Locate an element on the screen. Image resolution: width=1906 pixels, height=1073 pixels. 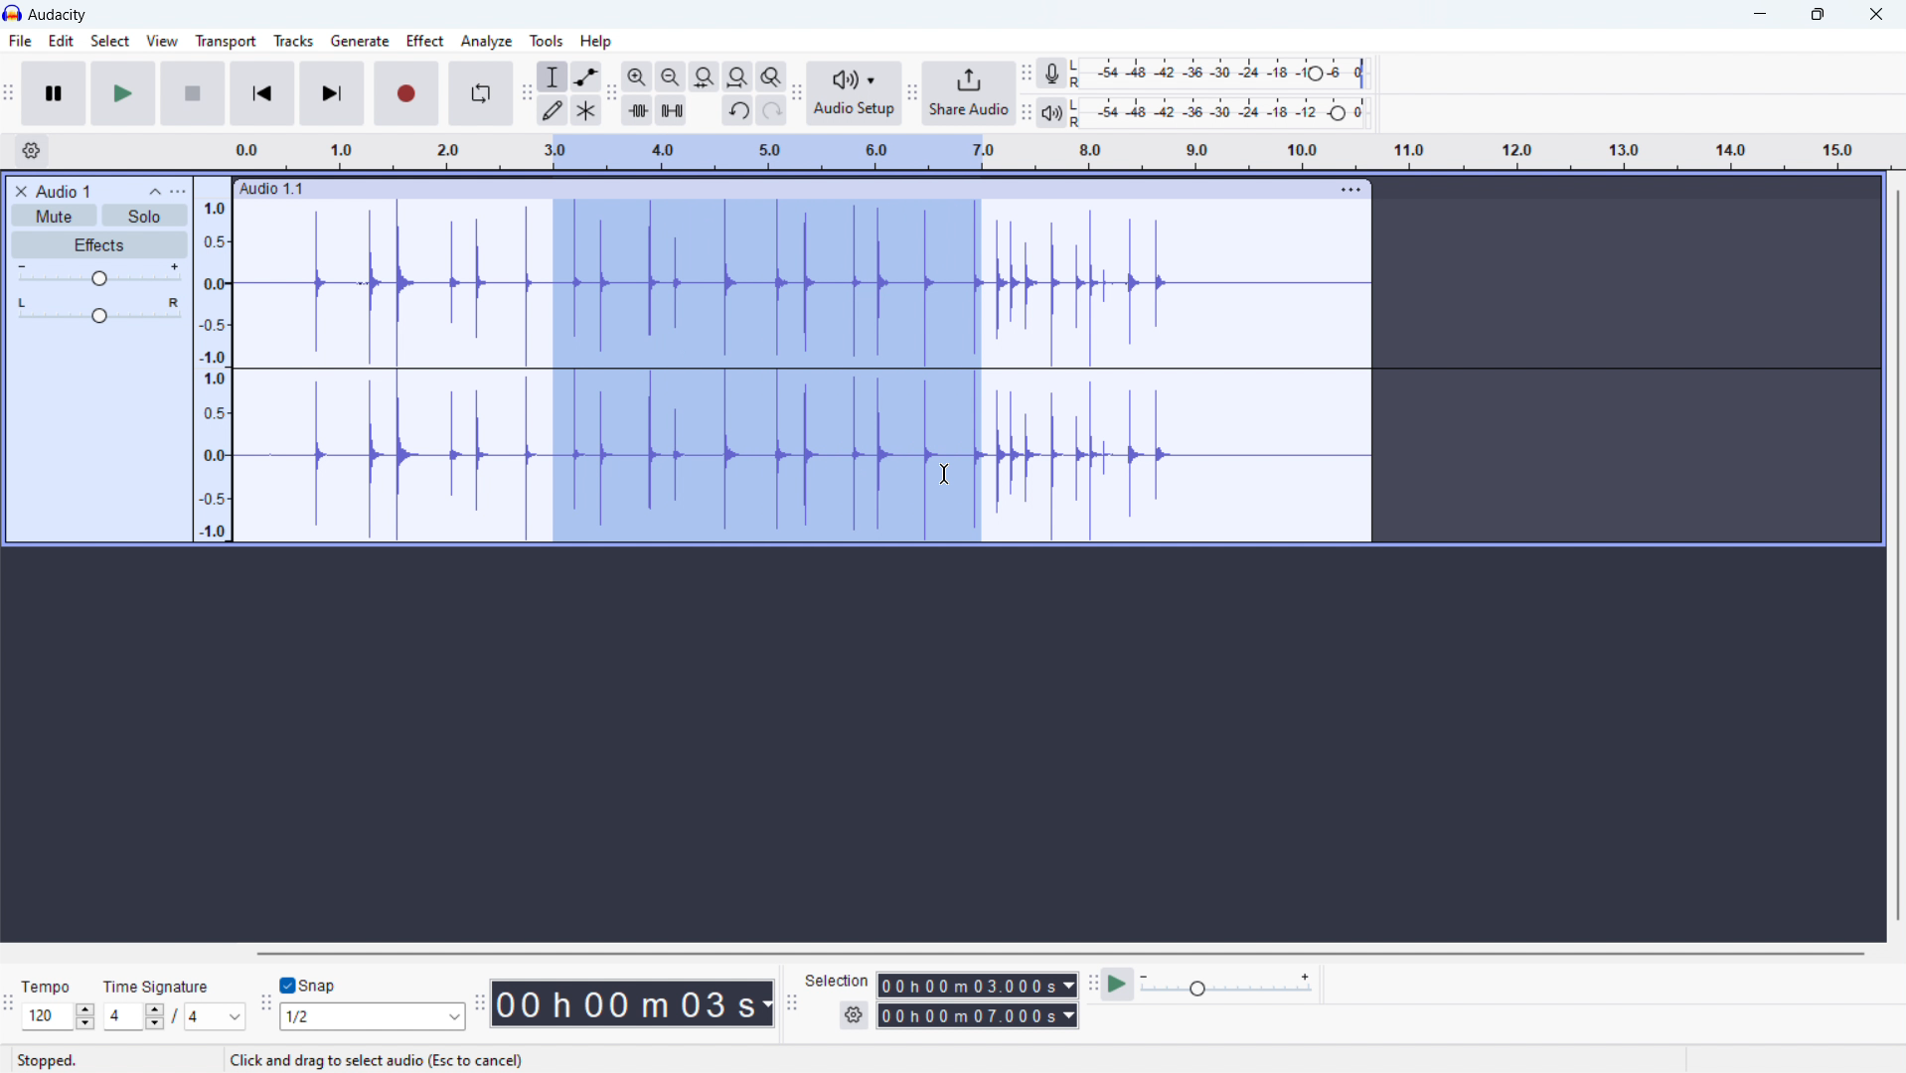
file is located at coordinates (20, 41).